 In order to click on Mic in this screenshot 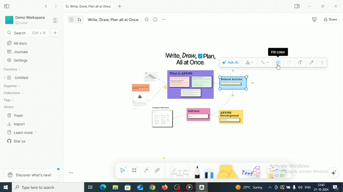, I will do `click(294, 188)`.